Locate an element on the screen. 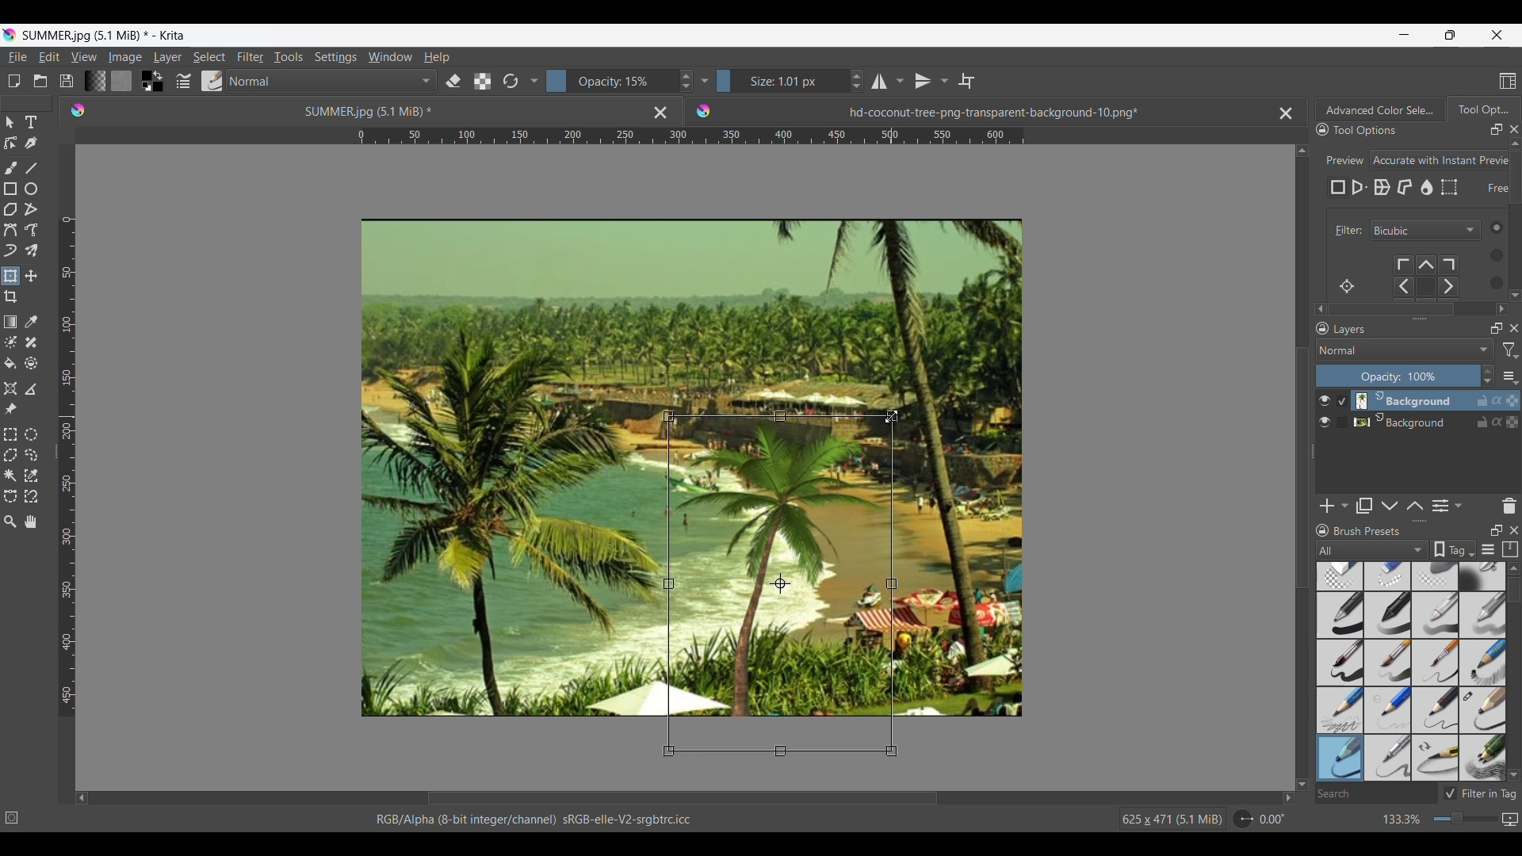 The image size is (1522, 856). Mouse moved transform tool selection is located at coordinates (892, 416).